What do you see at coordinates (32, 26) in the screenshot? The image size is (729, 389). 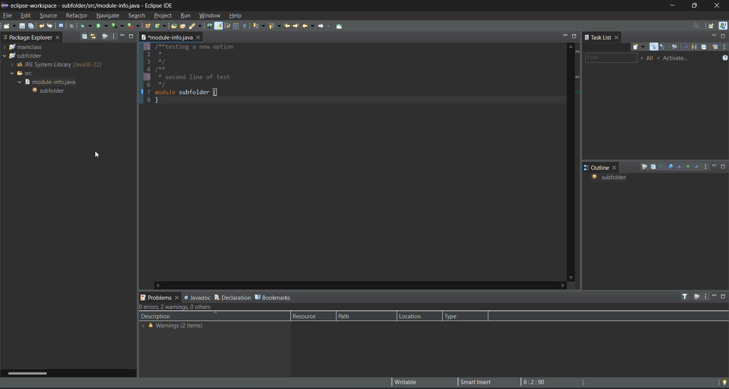 I see `save all` at bounding box center [32, 26].